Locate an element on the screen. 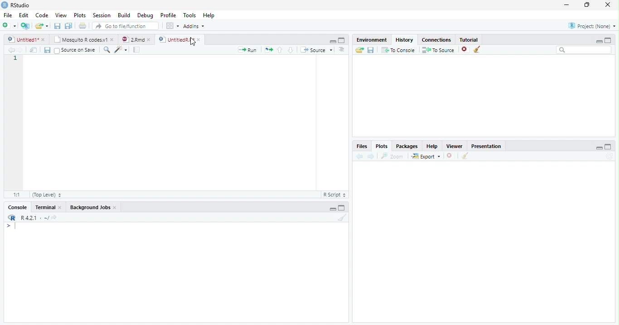  Plots is located at coordinates (80, 15).